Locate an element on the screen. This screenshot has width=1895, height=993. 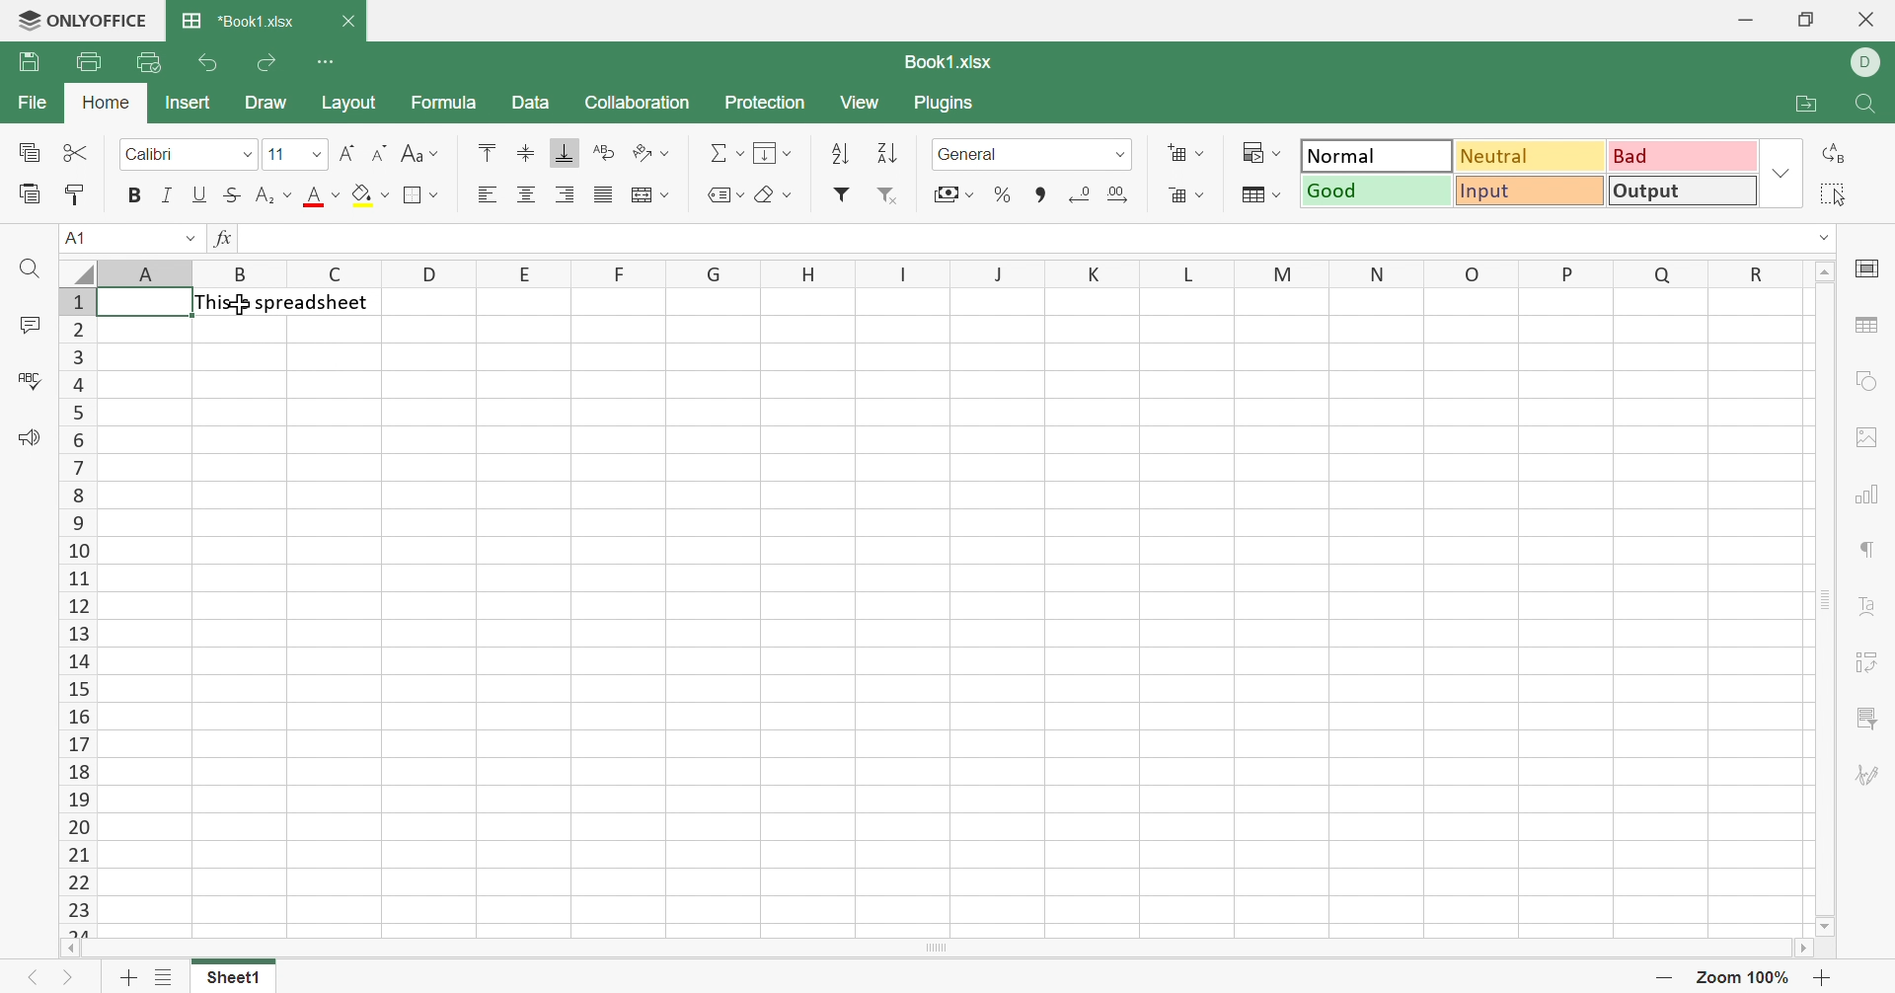
Comments is located at coordinates (29, 325).